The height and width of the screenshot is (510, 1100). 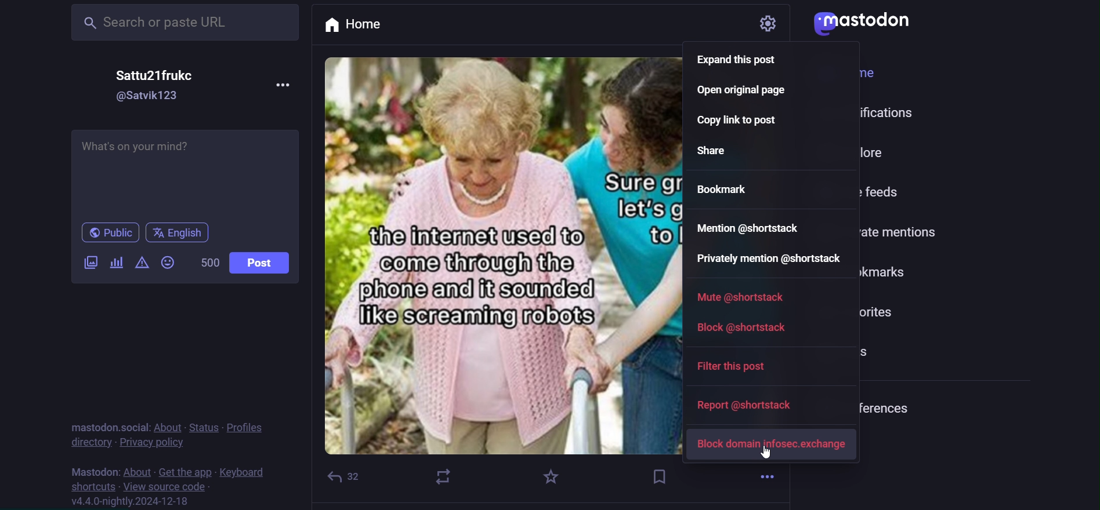 What do you see at coordinates (167, 261) in the screenshot?
I see `emoji` at bounding box center [167, 261].